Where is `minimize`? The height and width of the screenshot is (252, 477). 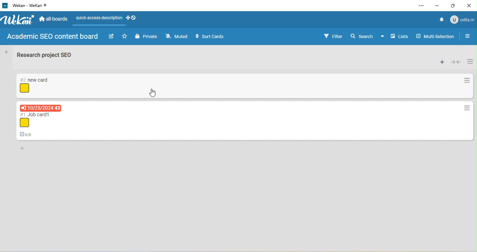 minimize is located at coordinates (438, 6).